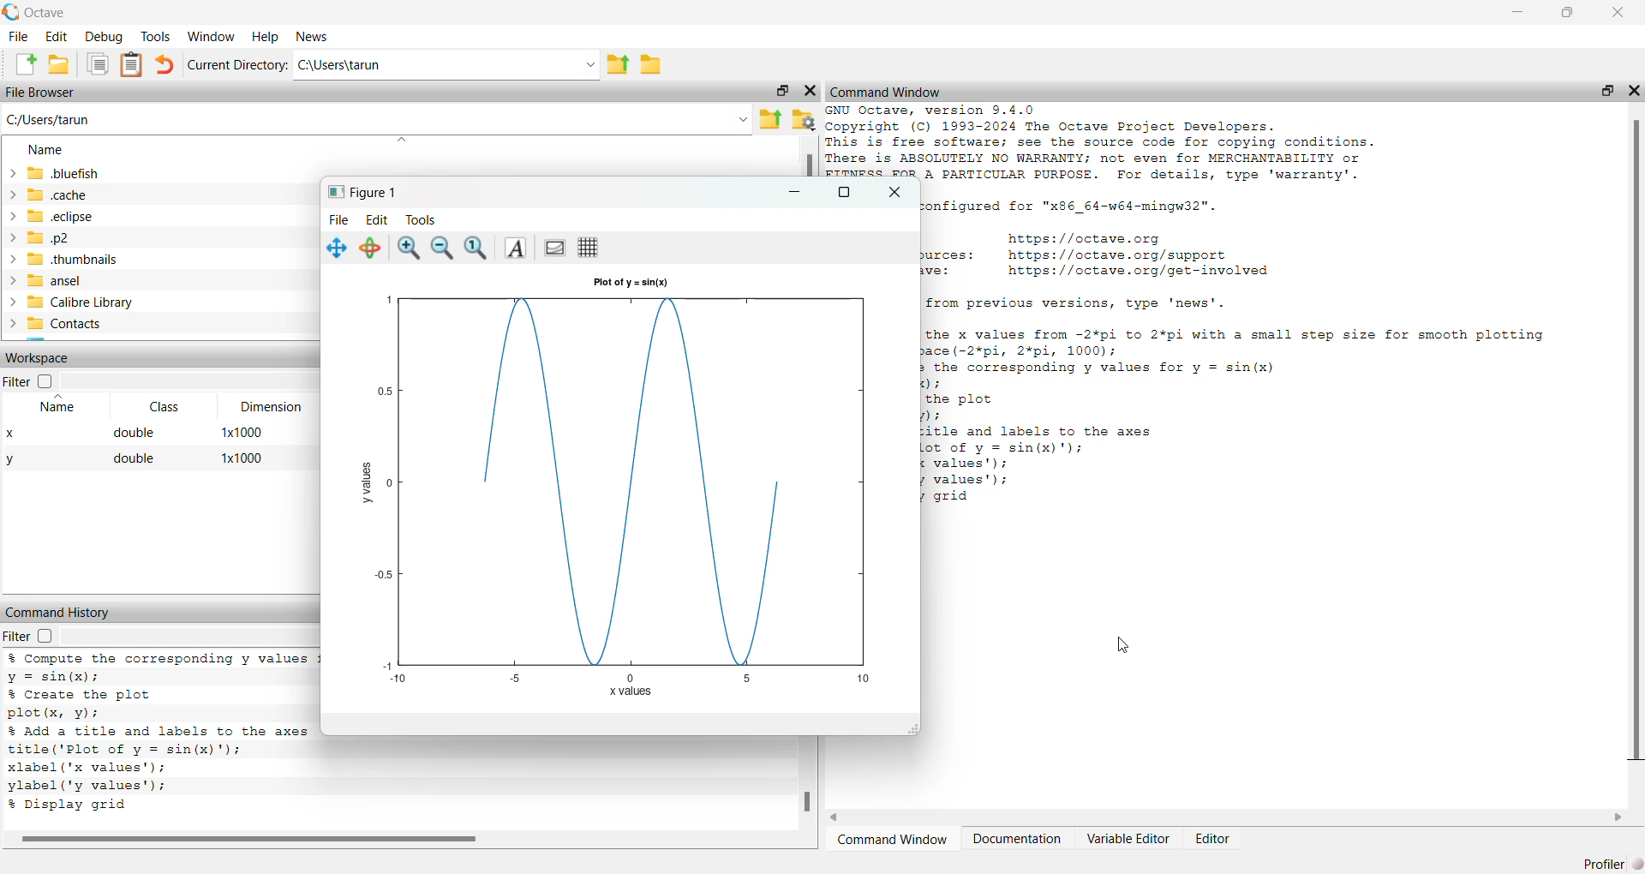 The image size is (1645, 874). I want to click on ansel, so click(45, 281).